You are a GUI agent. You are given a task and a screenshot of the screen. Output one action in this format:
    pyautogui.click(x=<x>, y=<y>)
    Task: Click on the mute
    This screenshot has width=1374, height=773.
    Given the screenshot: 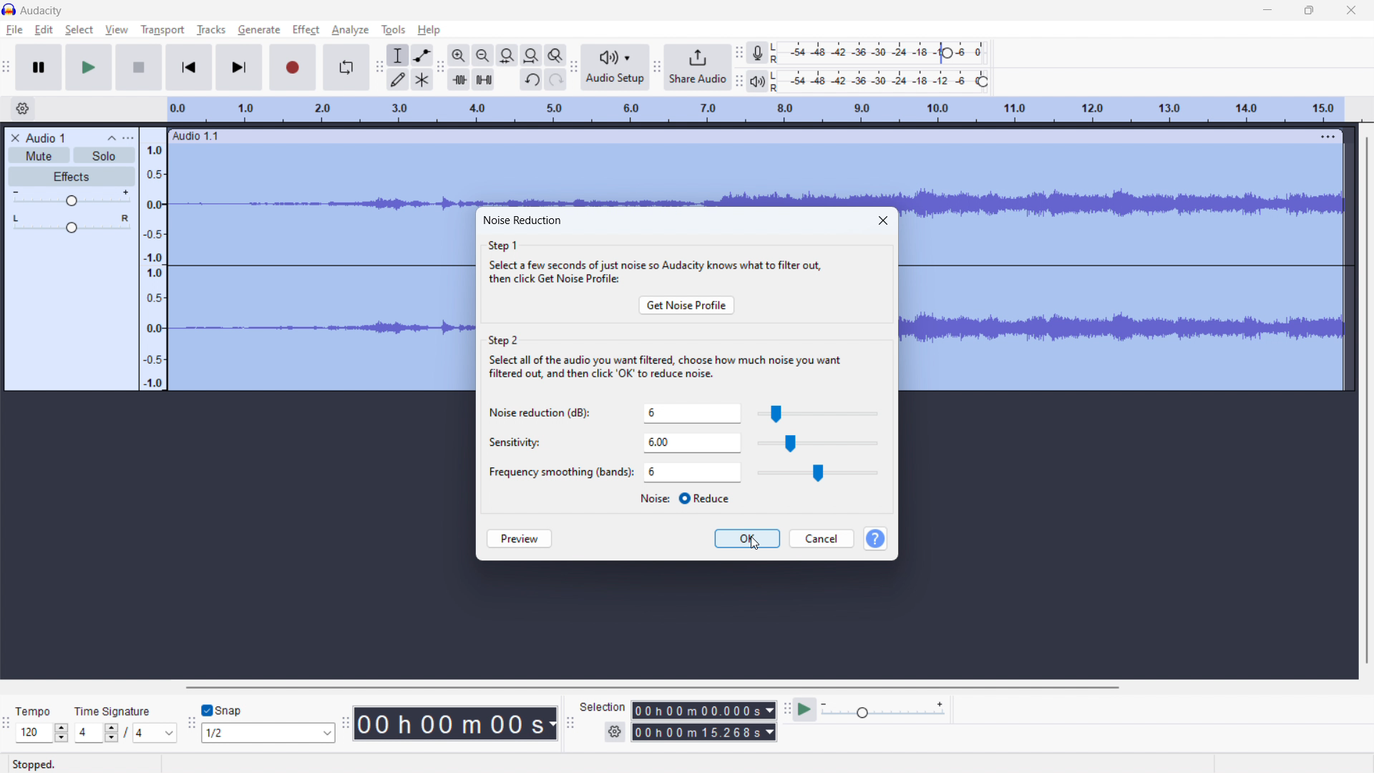 What is the action you would take?
    pyautogui.click(x=39, y=155)
    